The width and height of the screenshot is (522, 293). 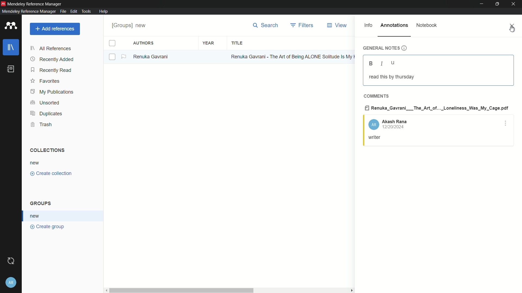 I want to click on underline, so click(x=393, y=63).